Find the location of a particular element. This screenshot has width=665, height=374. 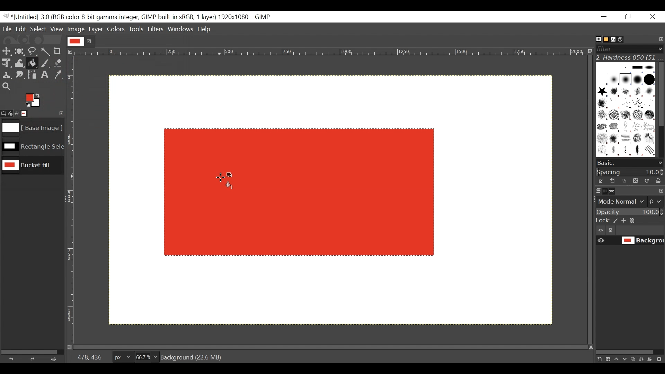

Text tool is located at coordinates (46, 75).